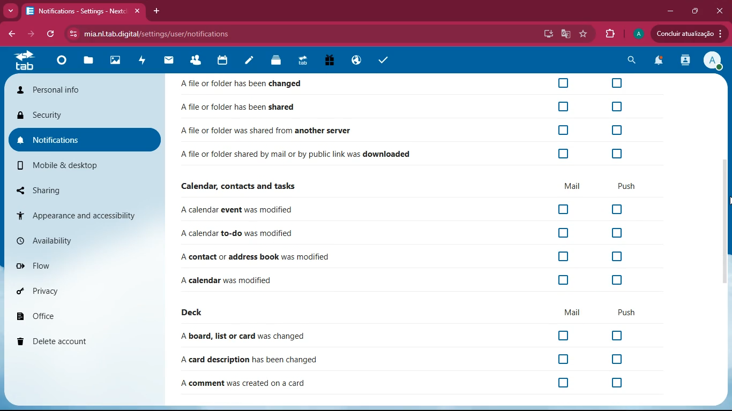 The height and width of the screenshot is (411, 732). What do you see at coordinates (562, 210) in the screenshot?
I see `off` at bounding box center [562, 210].